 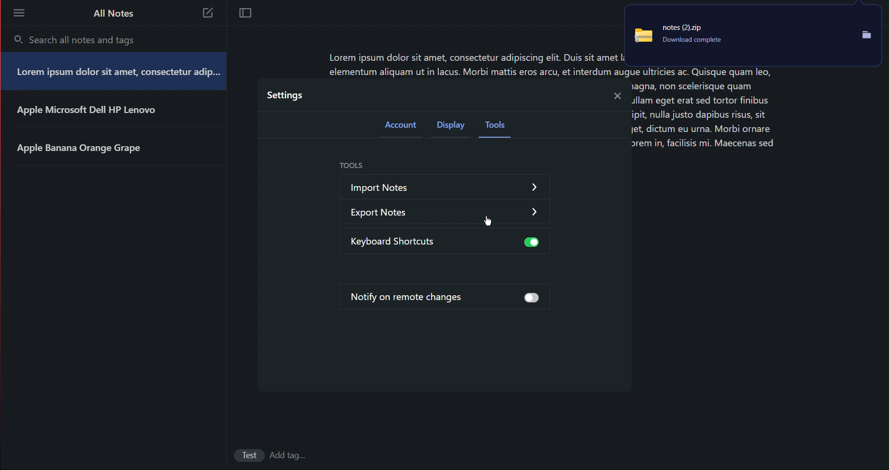 What do you see at coordinates (706, 116) in the screenshot?
I see `1agna, non scelerisque quam
dllam eget erat sed tortor finibus
ipit, nulla justo dapibus risus, sit
Jet, dictum eu urna. Morbi ornare
orem in, facilisis mi. Maecenas sed` at bounding box center [706, 116].